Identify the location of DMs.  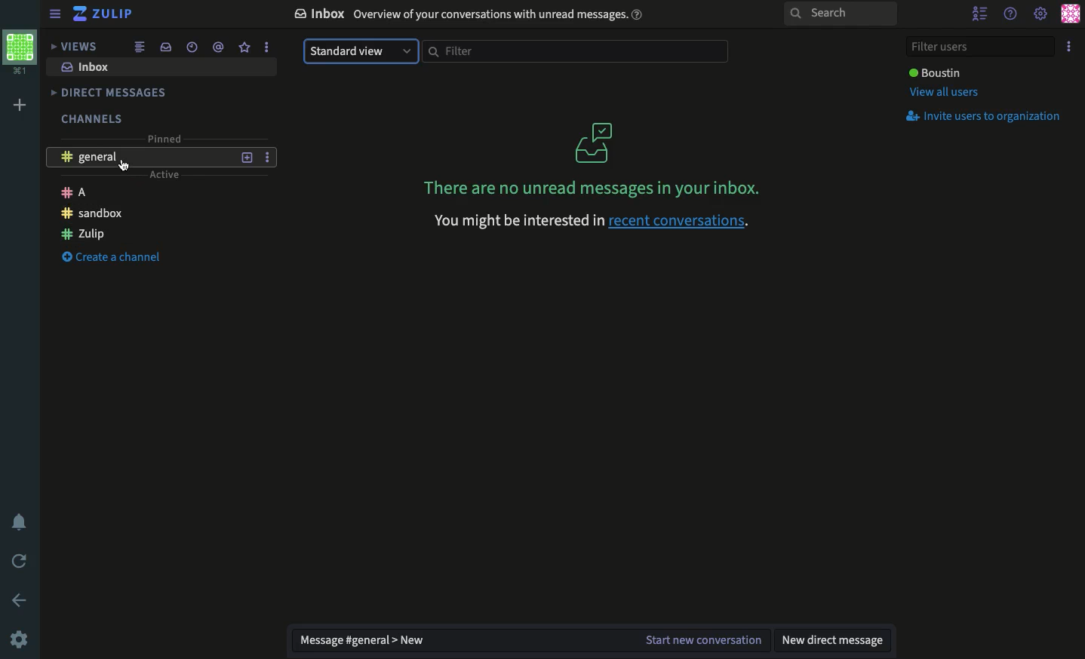
(116, 94).